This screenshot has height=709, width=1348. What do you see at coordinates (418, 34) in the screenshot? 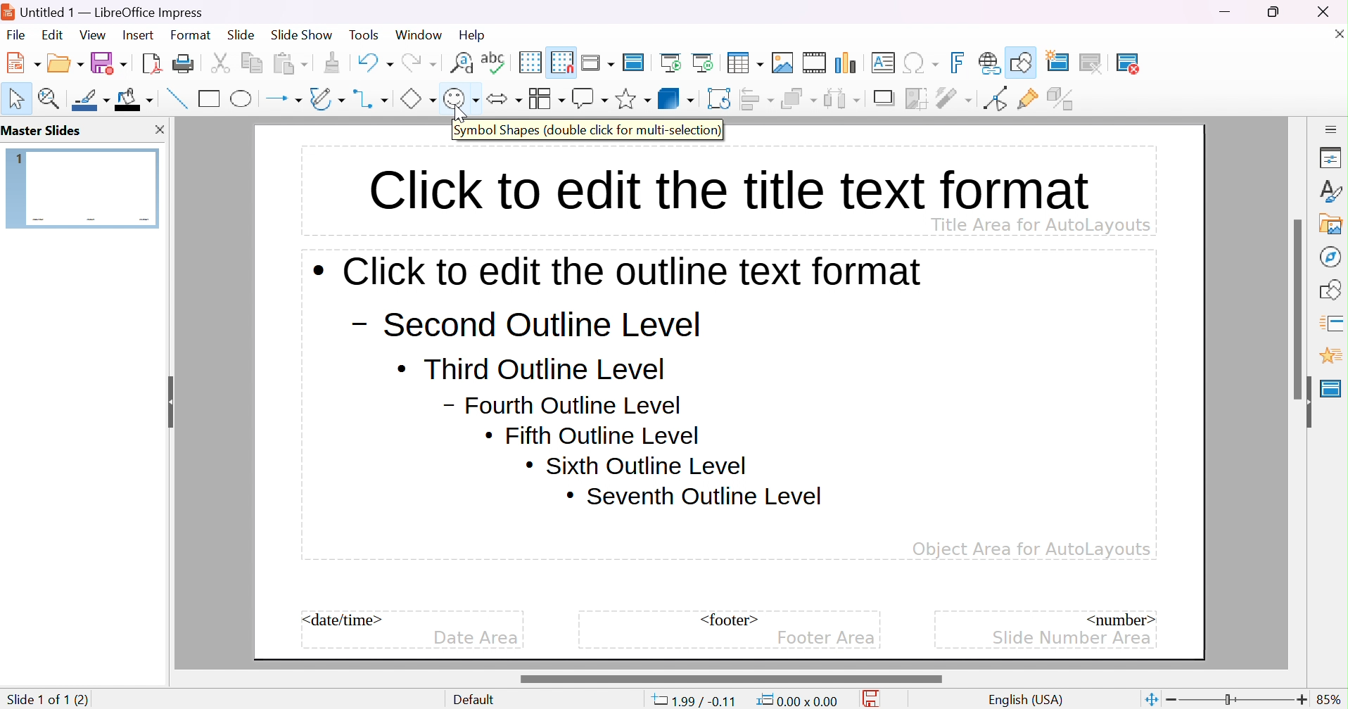
I see `window` at bounding box center [418, 34].